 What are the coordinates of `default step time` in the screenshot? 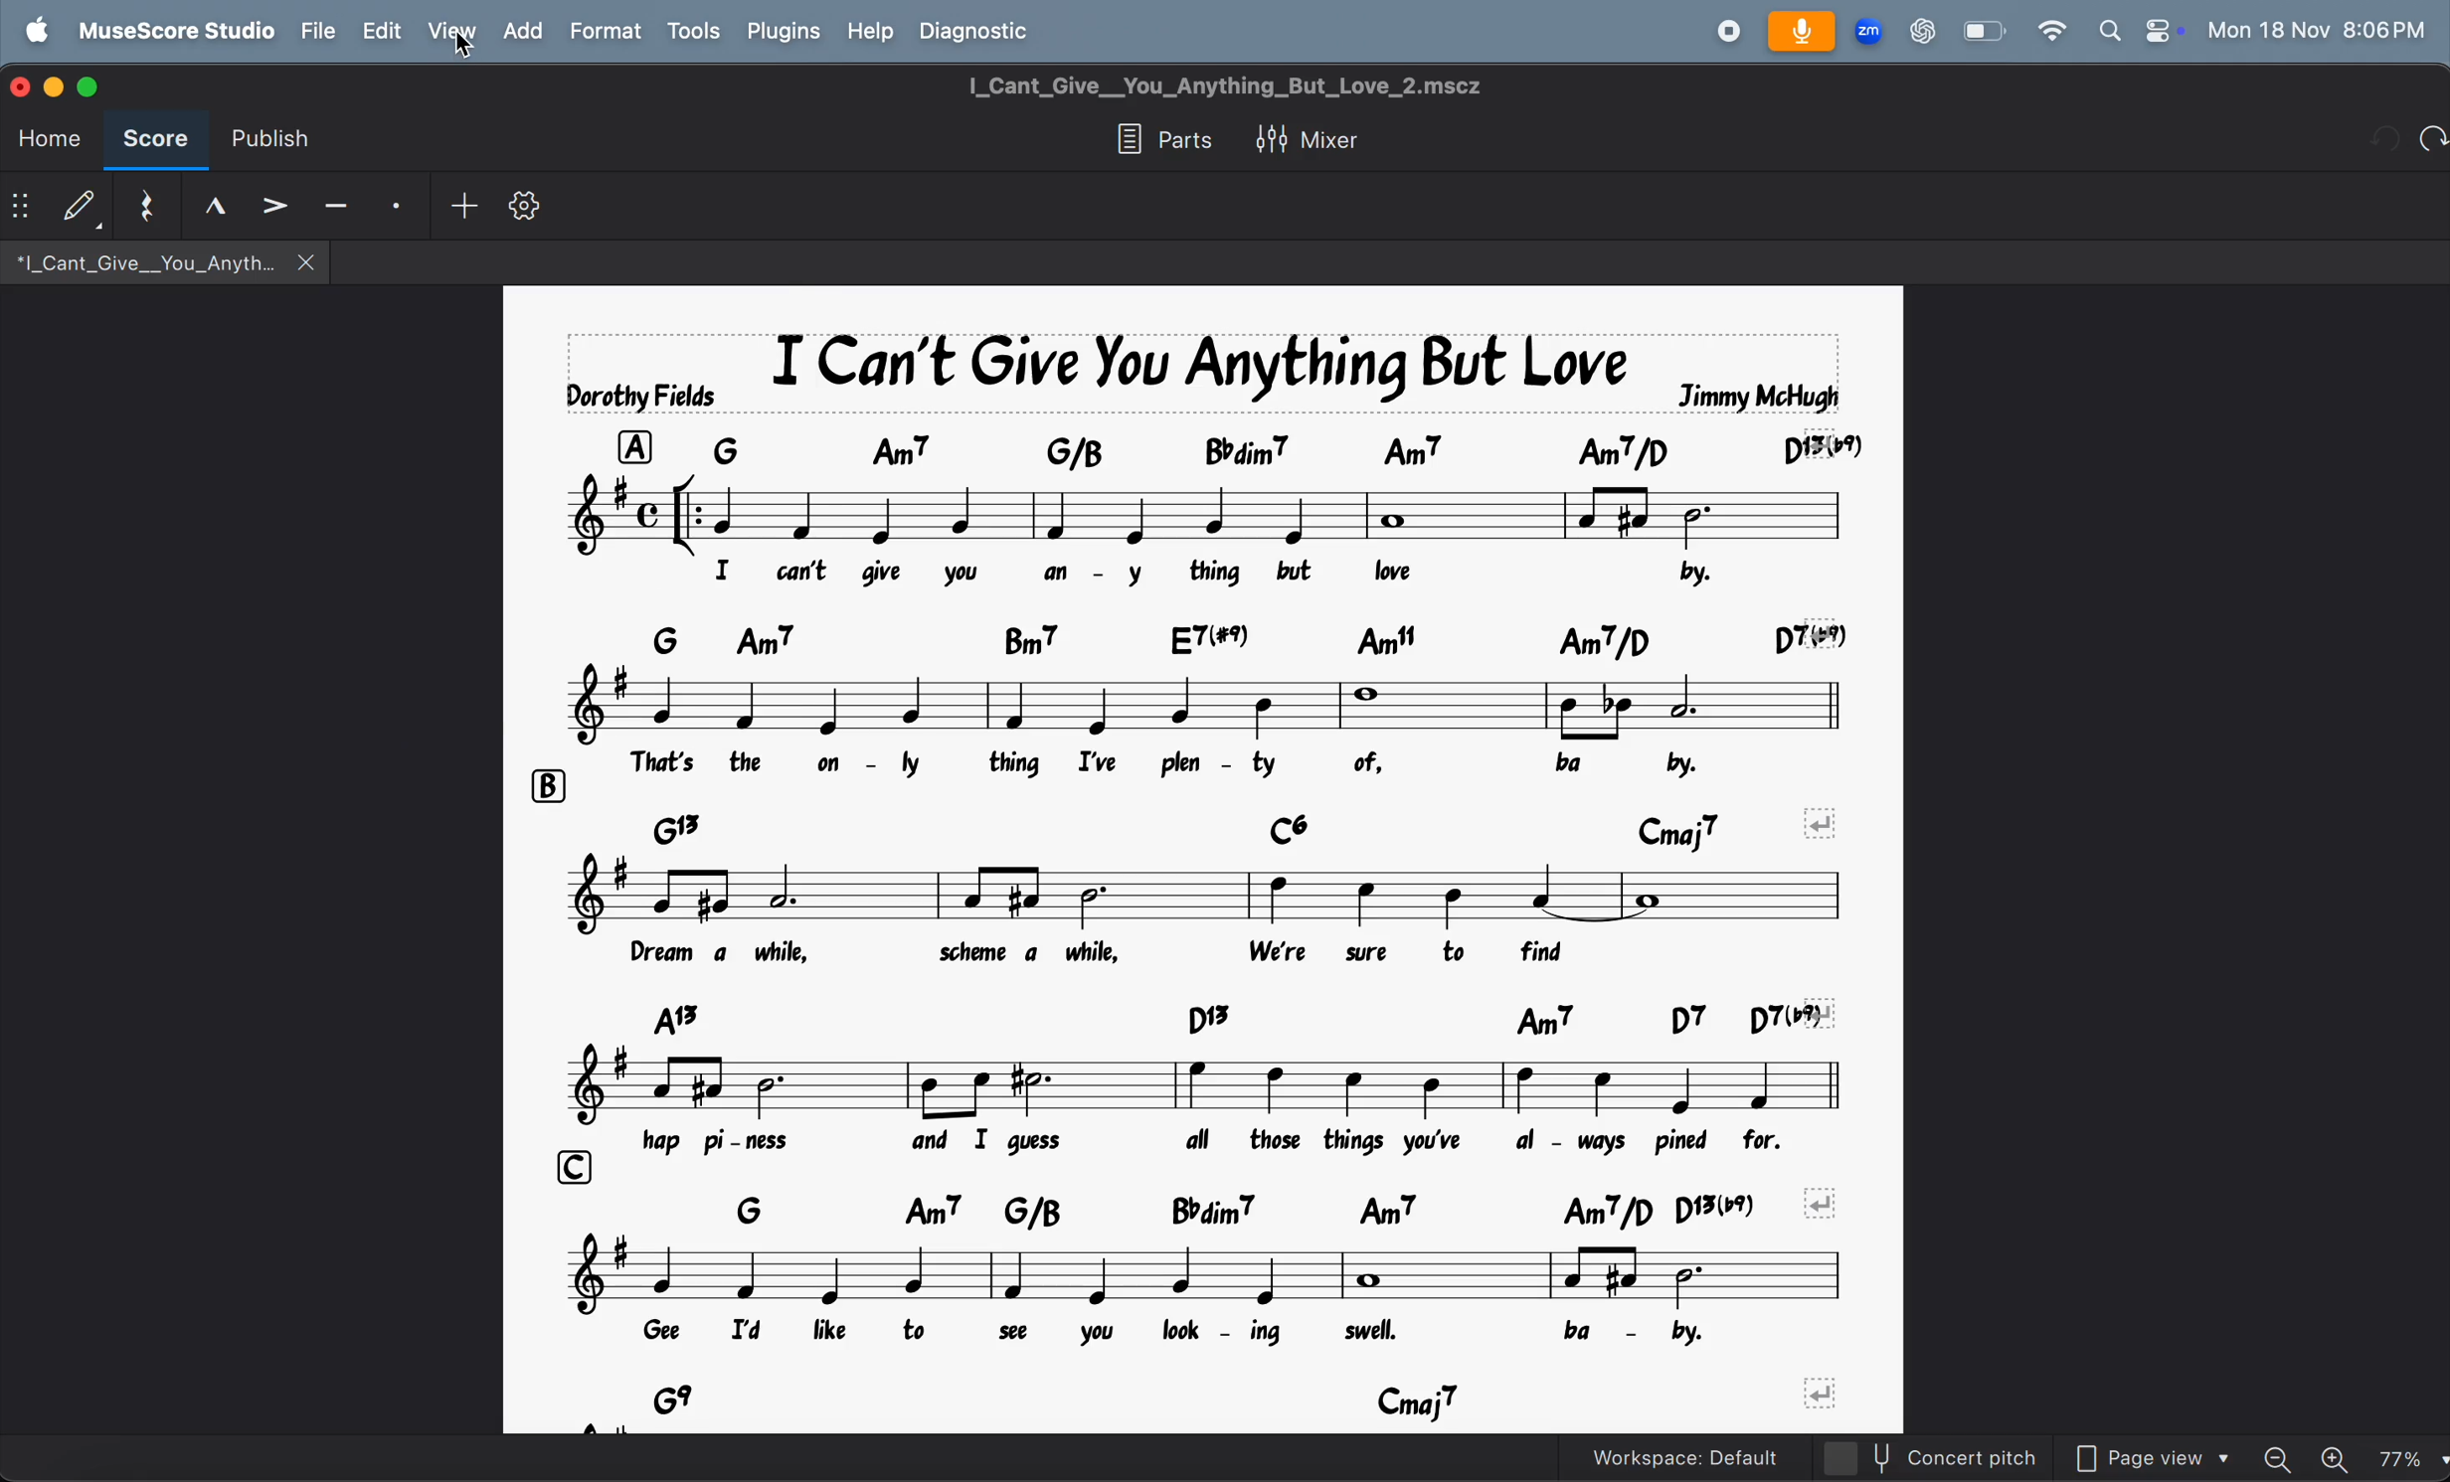 It's located at (54, 202).